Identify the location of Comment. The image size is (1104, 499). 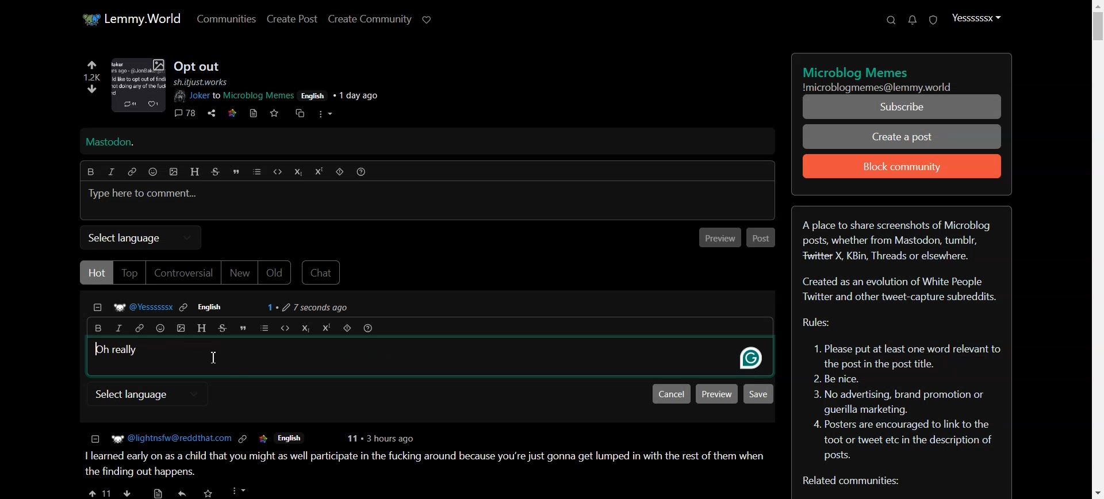
(231, 307).